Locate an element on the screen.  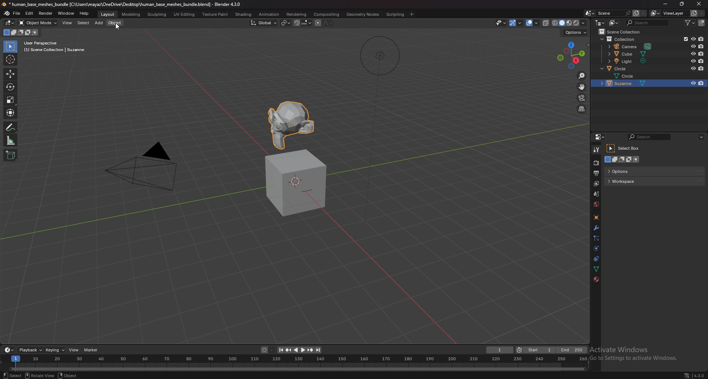
view layer is located at coordinates (596, 184).